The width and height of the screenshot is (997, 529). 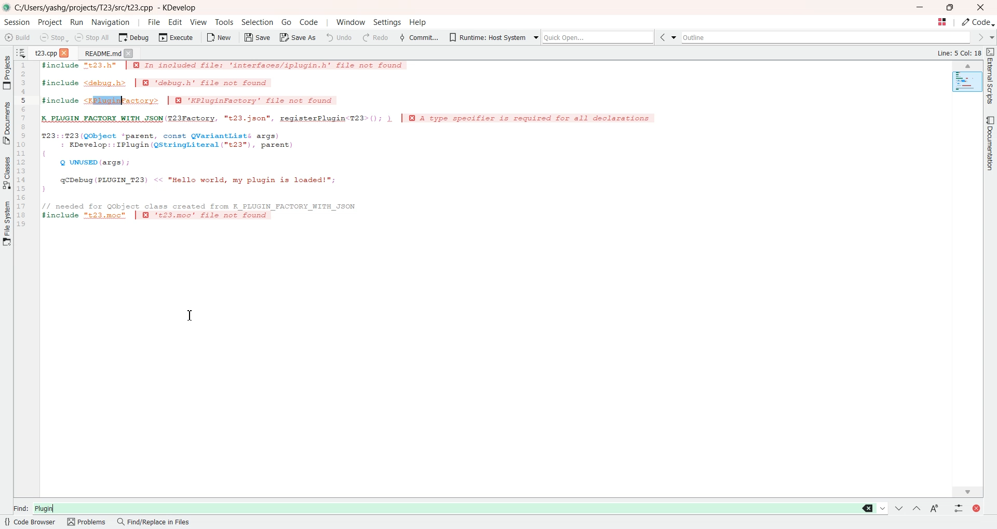 I want to click on Navigation, so click(x=110, y=22).